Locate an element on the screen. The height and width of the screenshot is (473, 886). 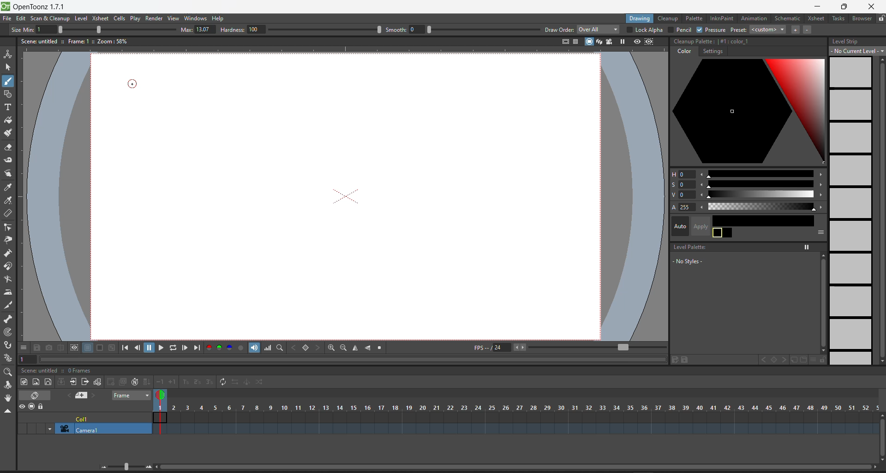
current frame is located at coordinates (162, 410).